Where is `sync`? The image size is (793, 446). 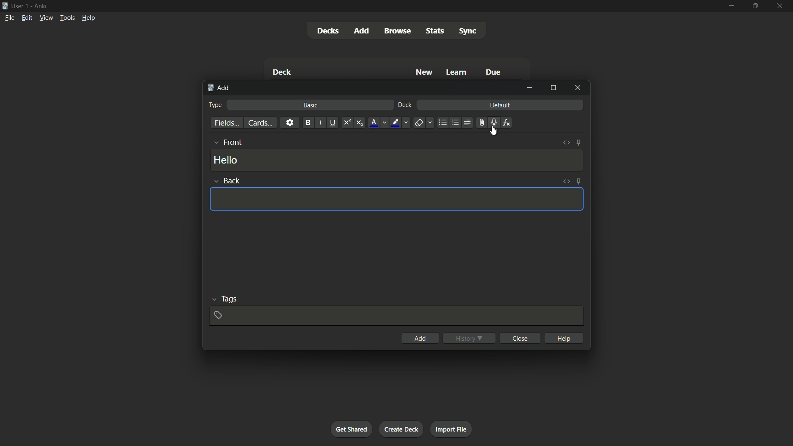 sync is located at coordinates (469, 31).